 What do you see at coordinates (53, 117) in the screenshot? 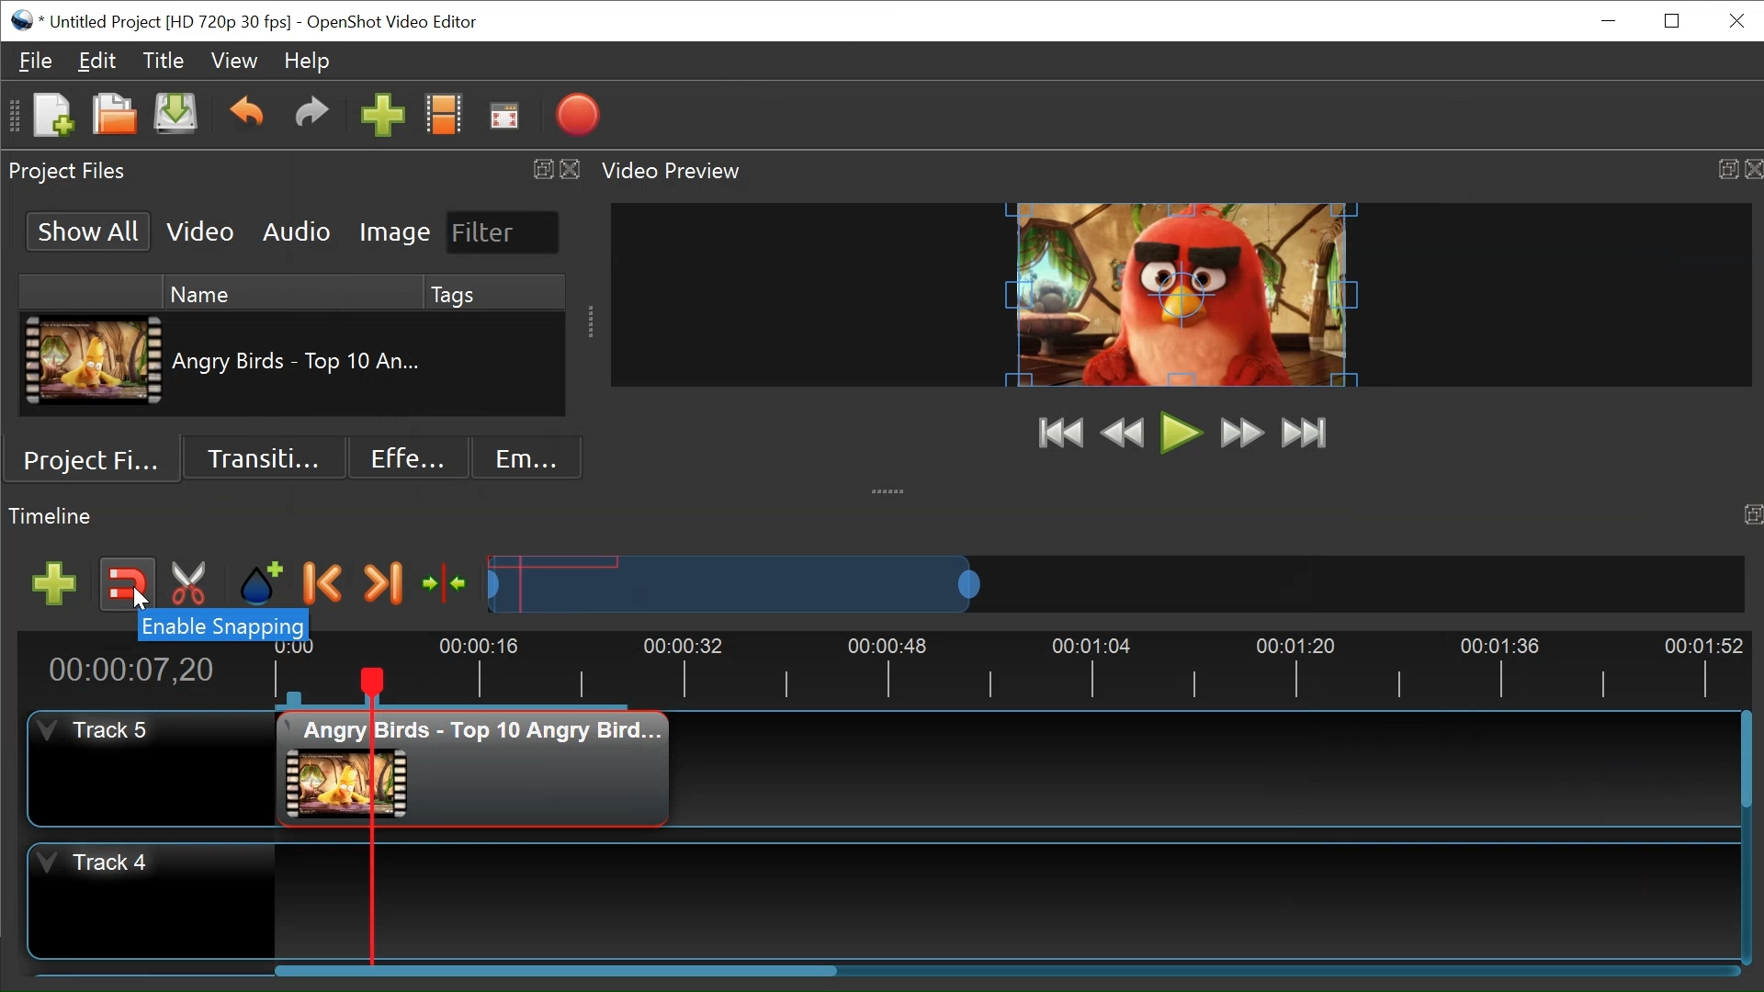
I see `New File` at bounding box center [53, 117].